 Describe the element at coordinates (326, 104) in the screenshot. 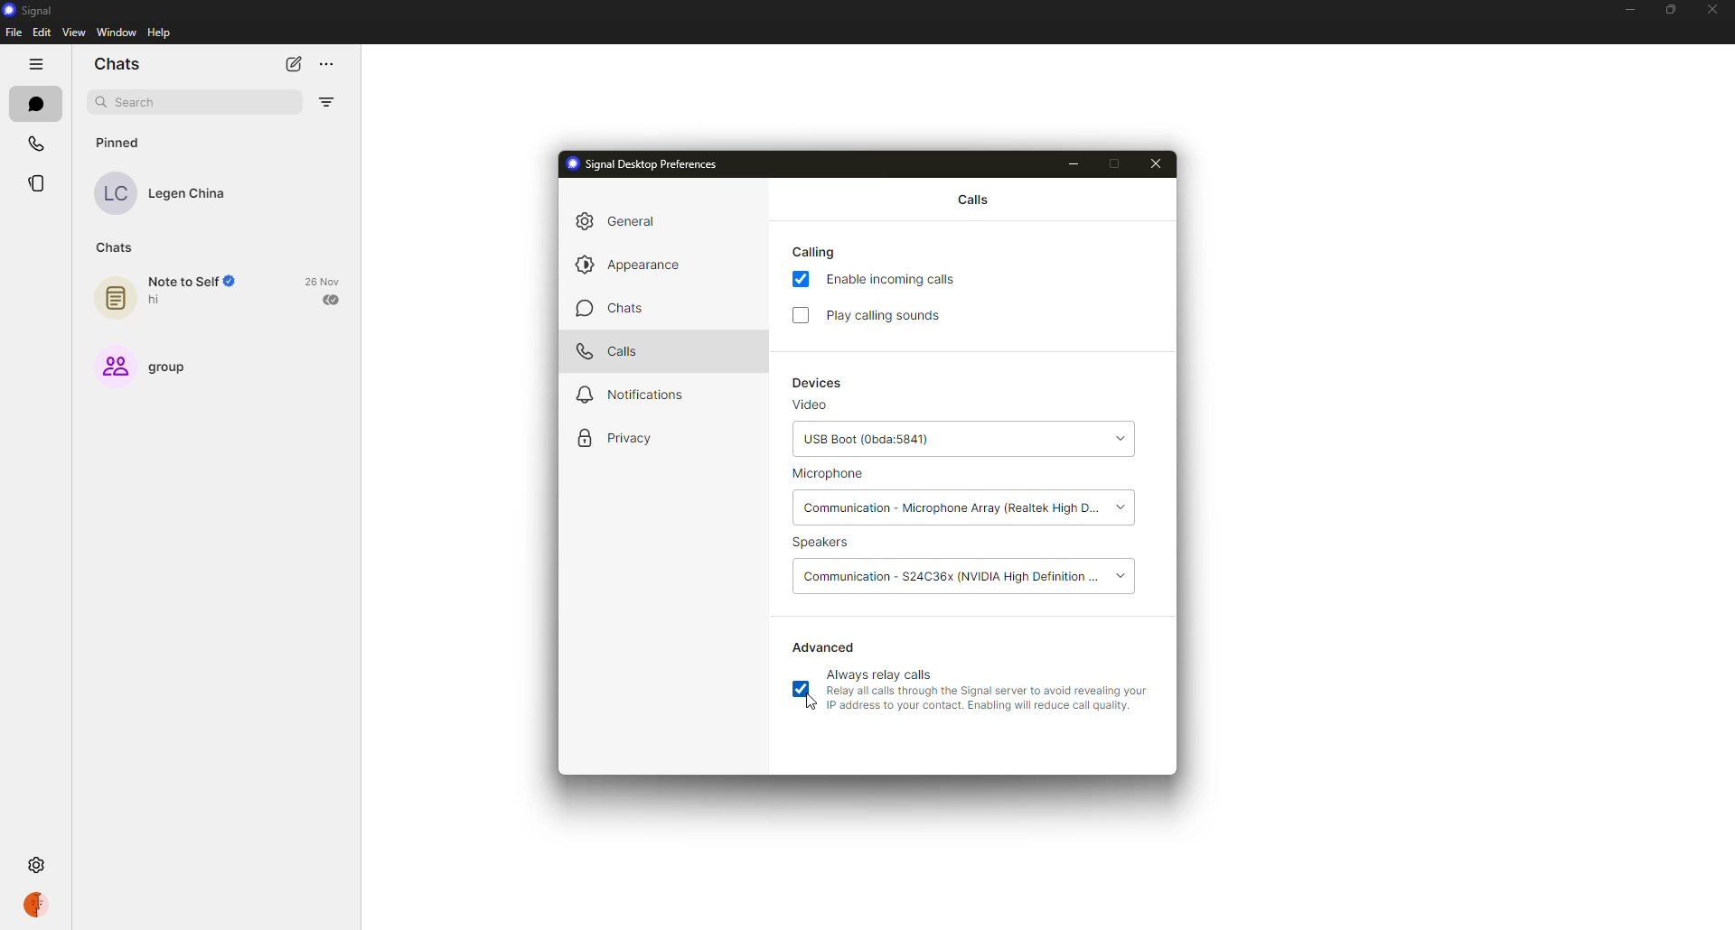

I see `filter` at that location.